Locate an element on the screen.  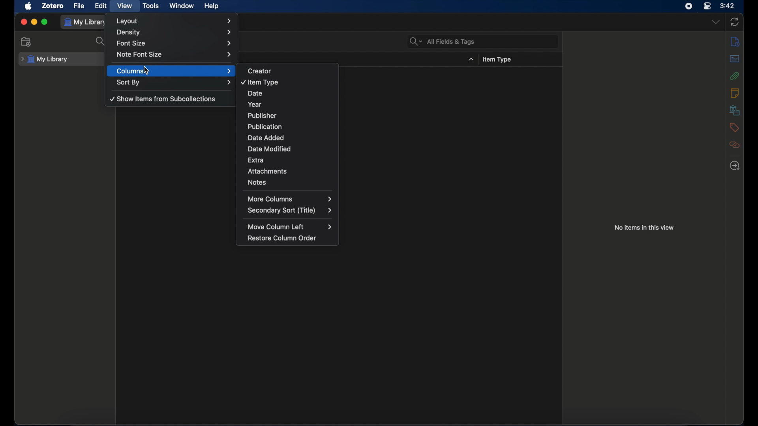
creator is located at coordinates (289, 70).